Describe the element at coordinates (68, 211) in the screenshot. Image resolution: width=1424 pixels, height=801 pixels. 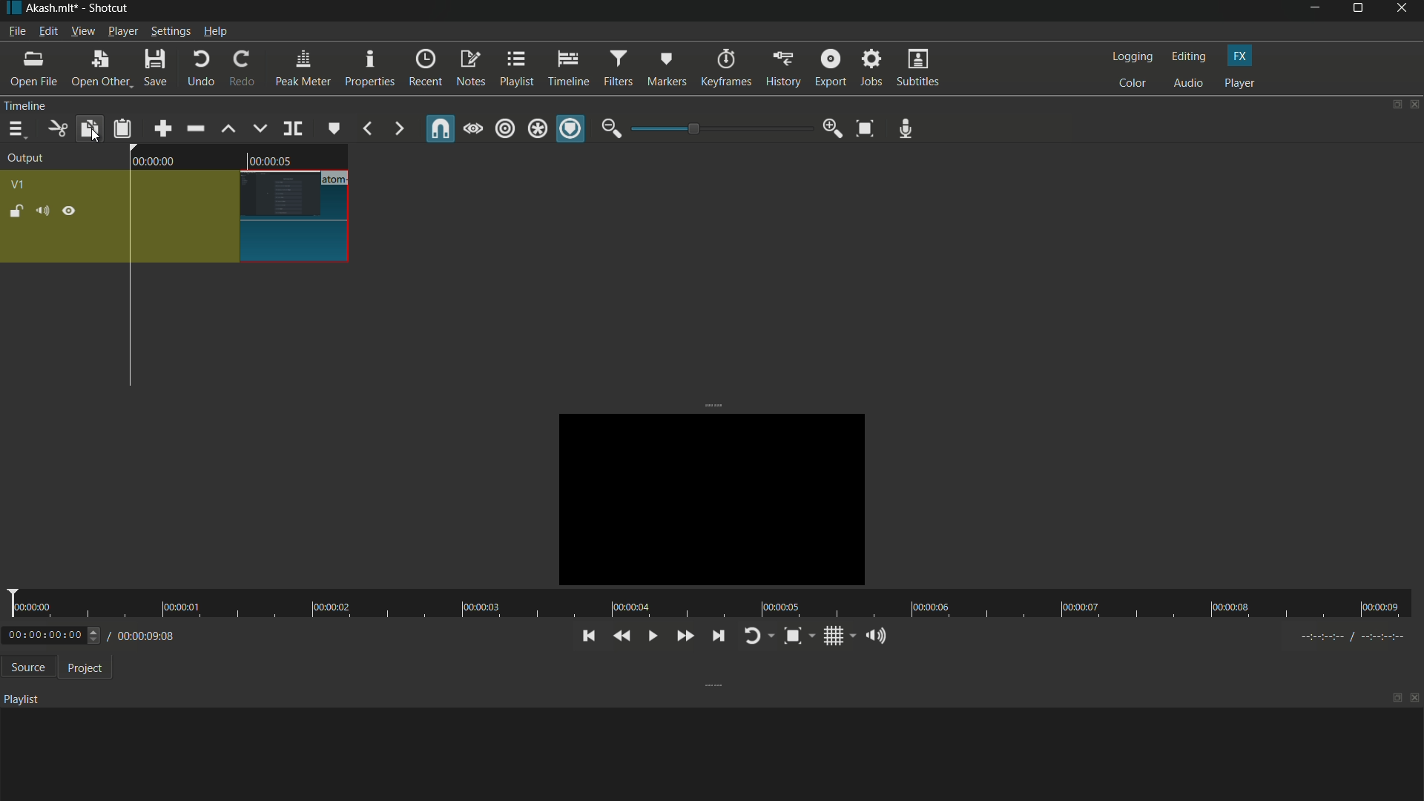
I see `hide` at that location.